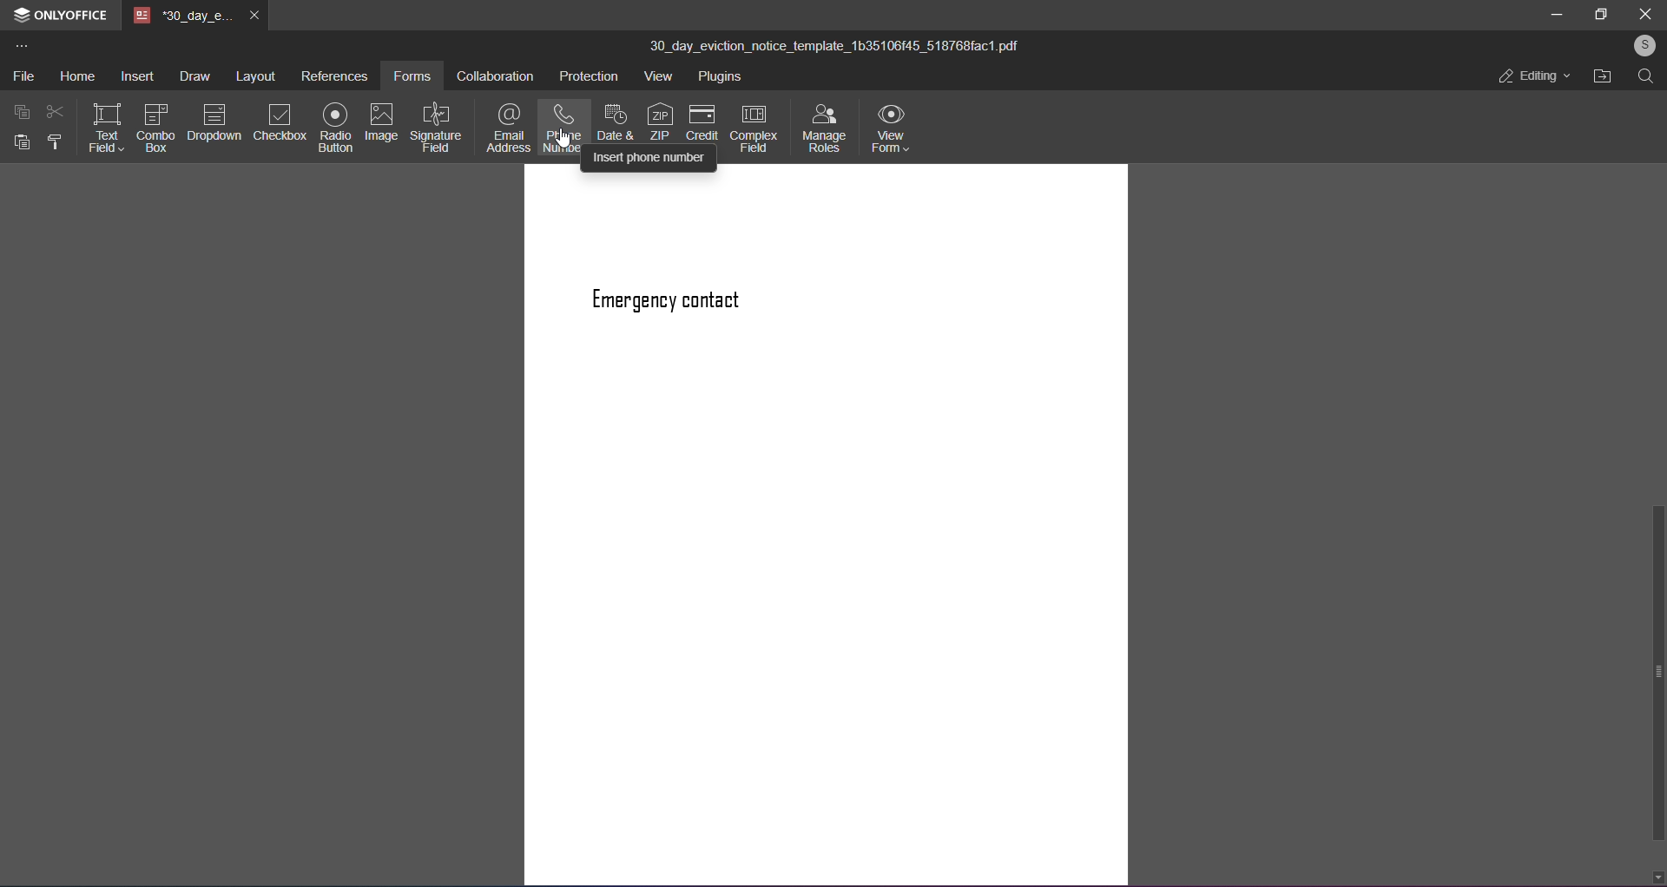  Describe the element at coordinates (279, 123) in the screenshot. I see `checkbox` at that location.